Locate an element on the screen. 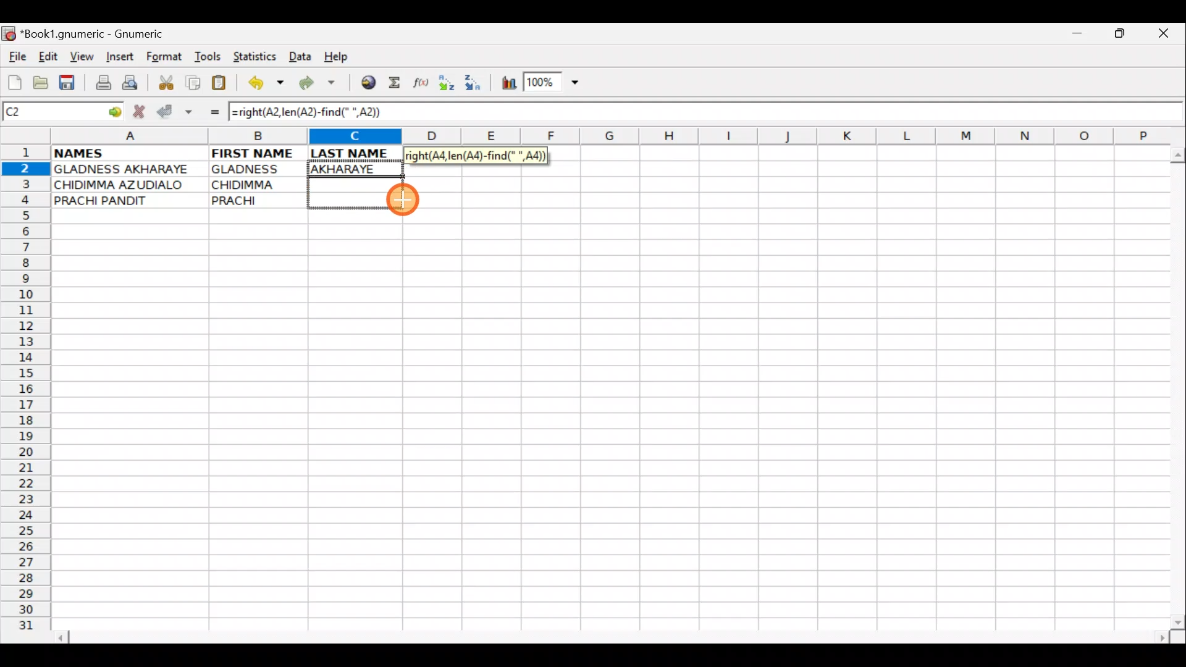  =right(A2, len(A2)-find(" ",A2)) is located at coordinates (476, 156).